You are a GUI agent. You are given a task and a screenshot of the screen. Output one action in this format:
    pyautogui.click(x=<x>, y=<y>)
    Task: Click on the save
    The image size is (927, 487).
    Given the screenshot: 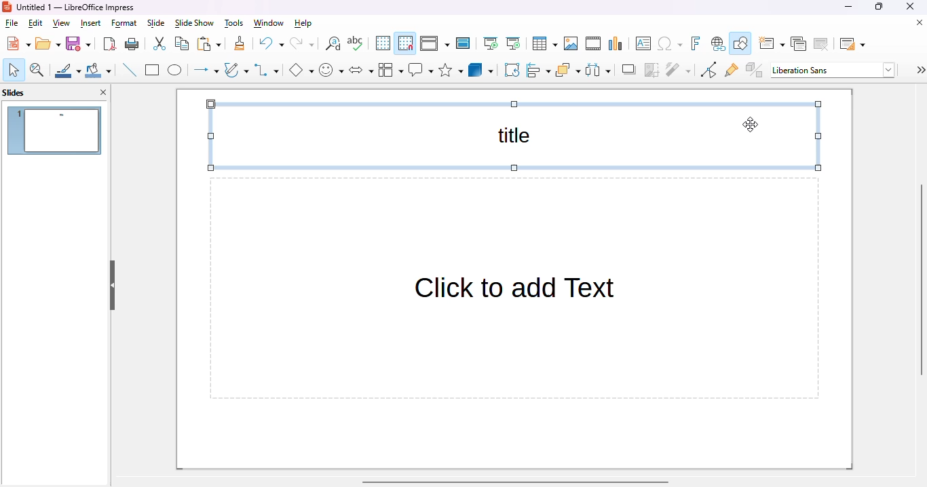 What is the action you would take?
    pyautogui.click(x=78, y=43)
    